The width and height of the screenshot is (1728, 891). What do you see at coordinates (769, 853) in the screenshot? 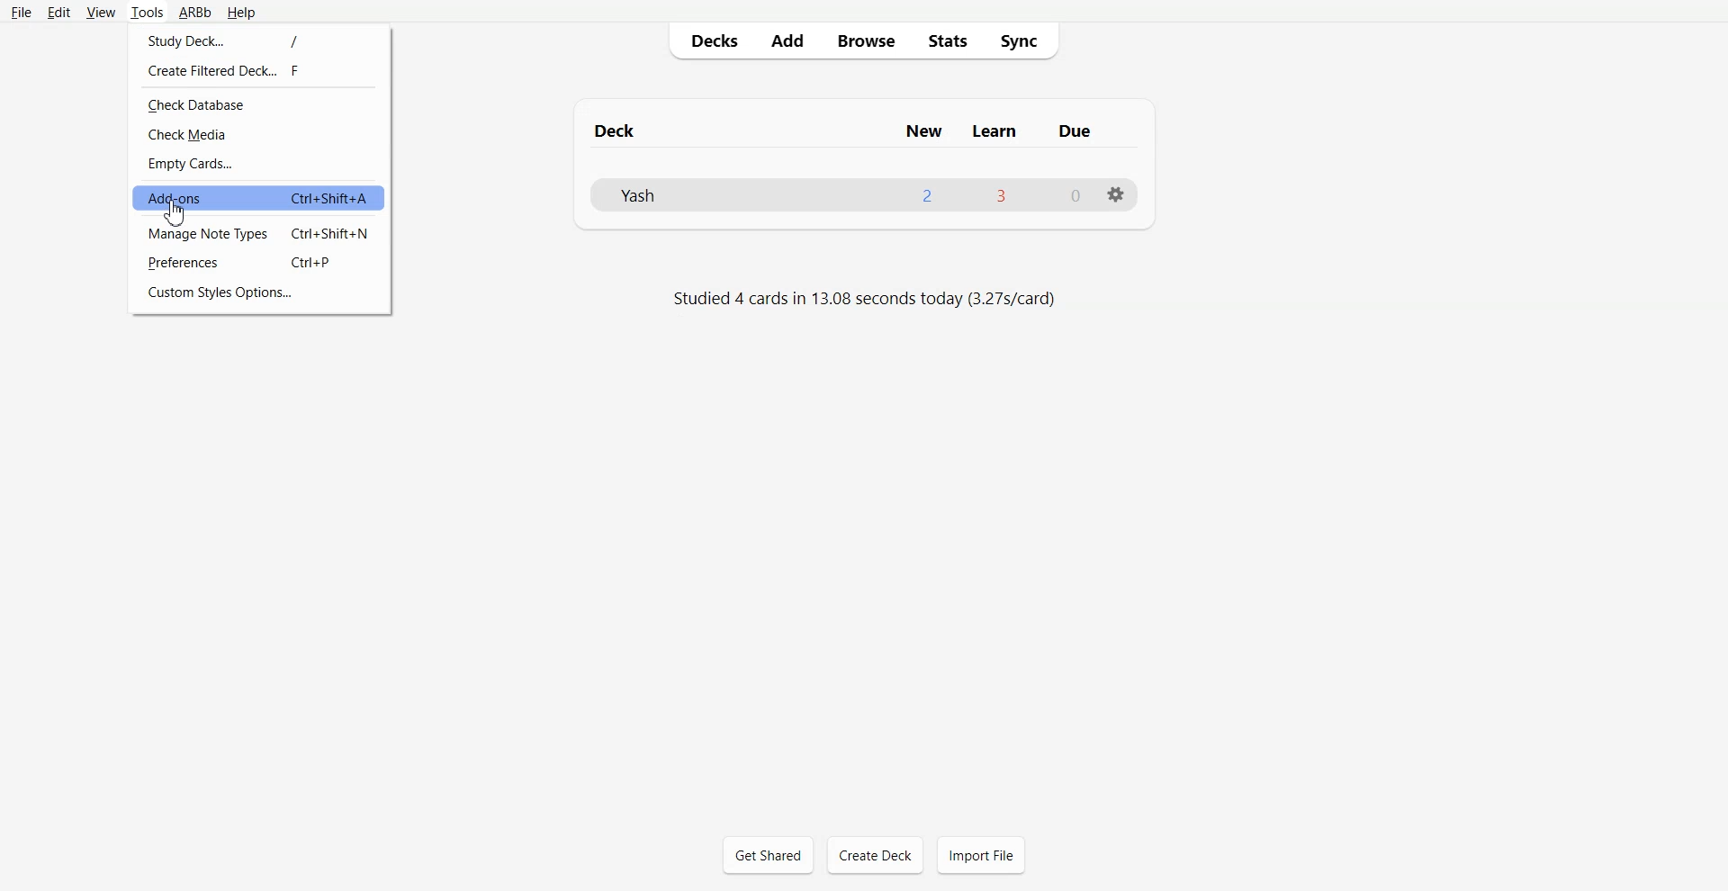
I see `Get Shared` at bounding box center [769, 853].